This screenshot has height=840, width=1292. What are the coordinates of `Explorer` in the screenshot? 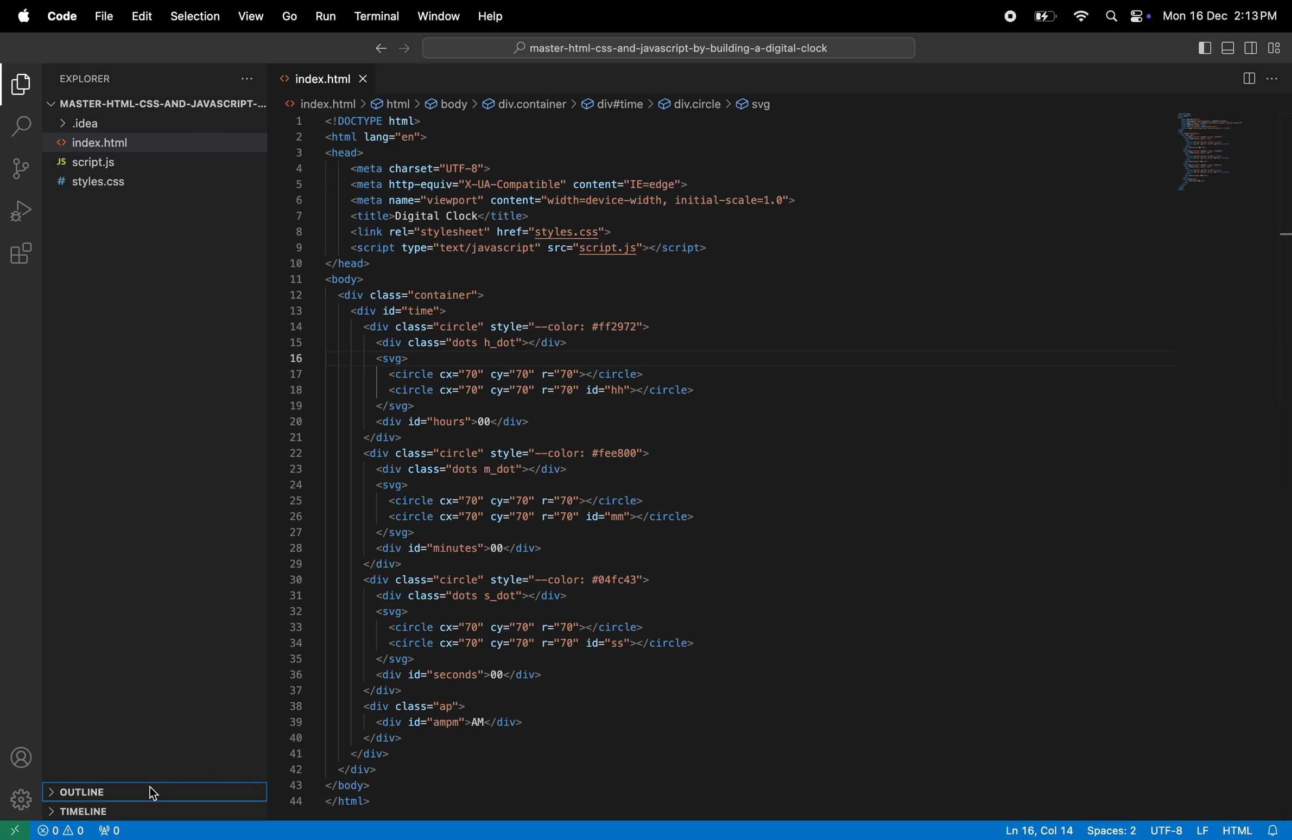 It's located at (98, 78).